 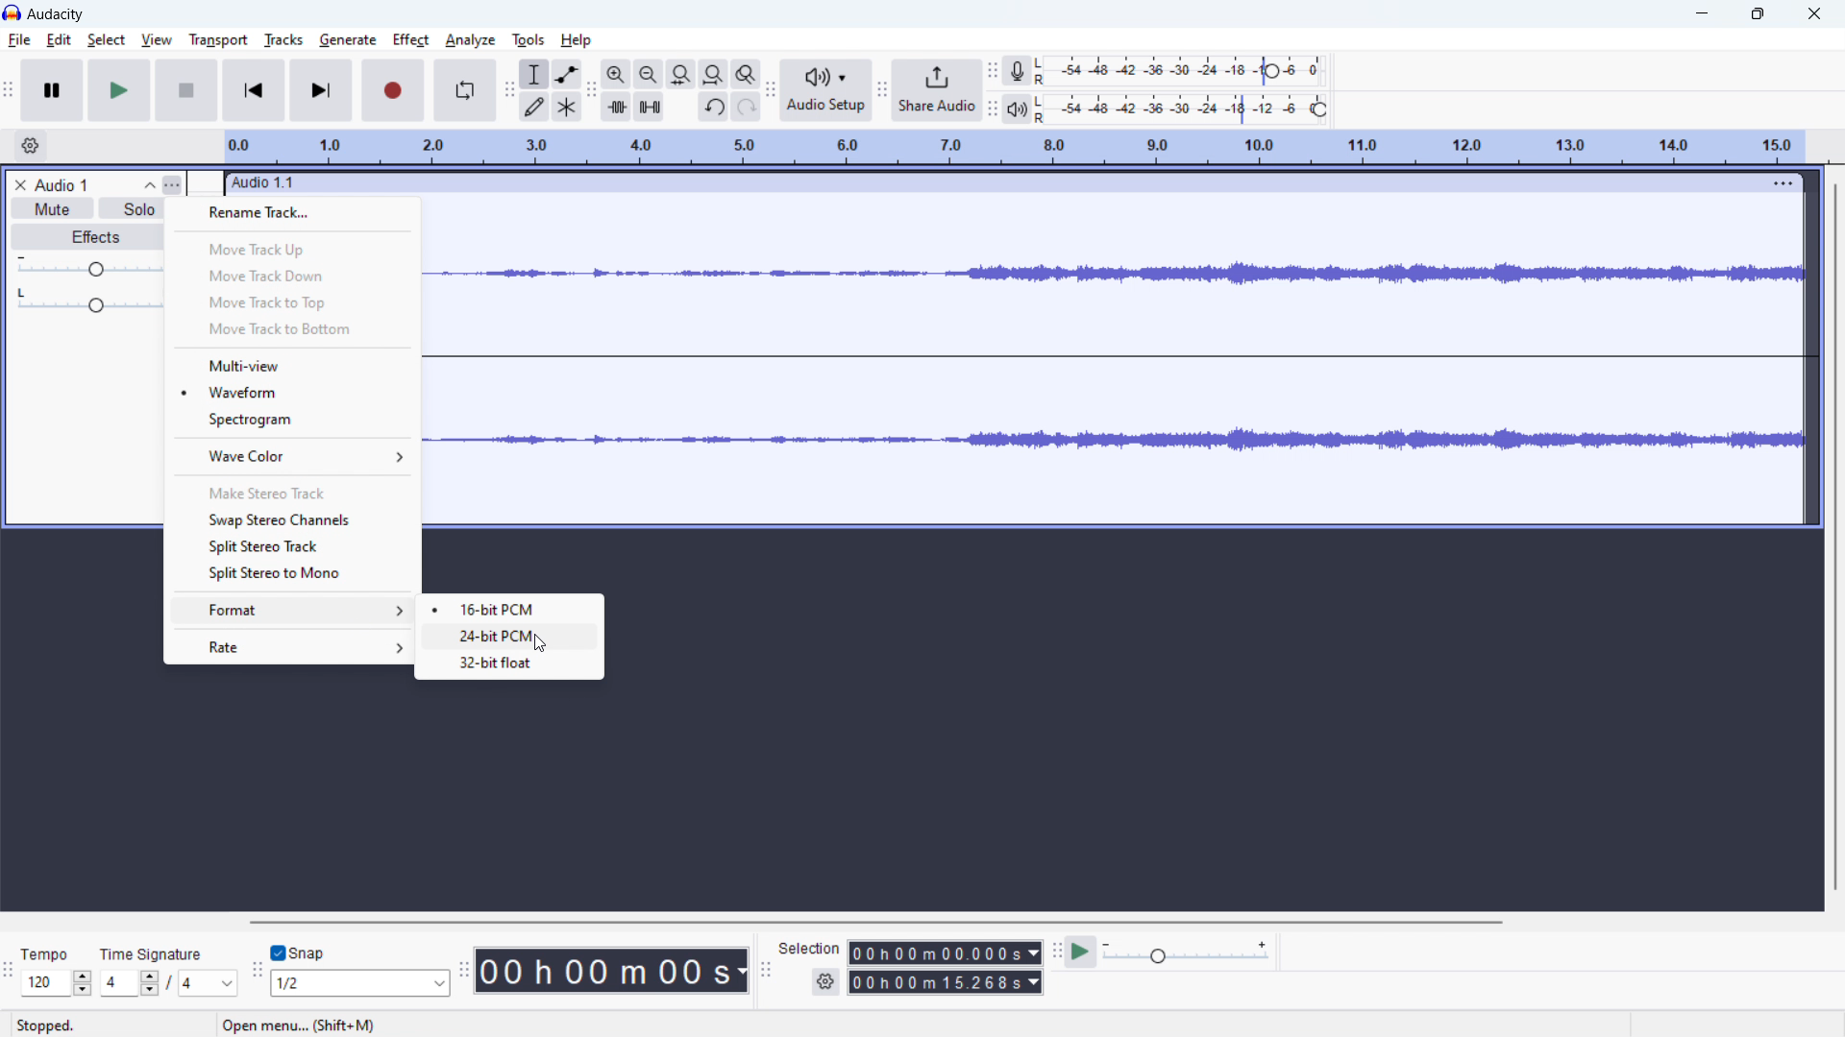 What do you see at coordinates (292, 420) in the screenshot?
I see `spectogram` at bounding box center [292, 420].